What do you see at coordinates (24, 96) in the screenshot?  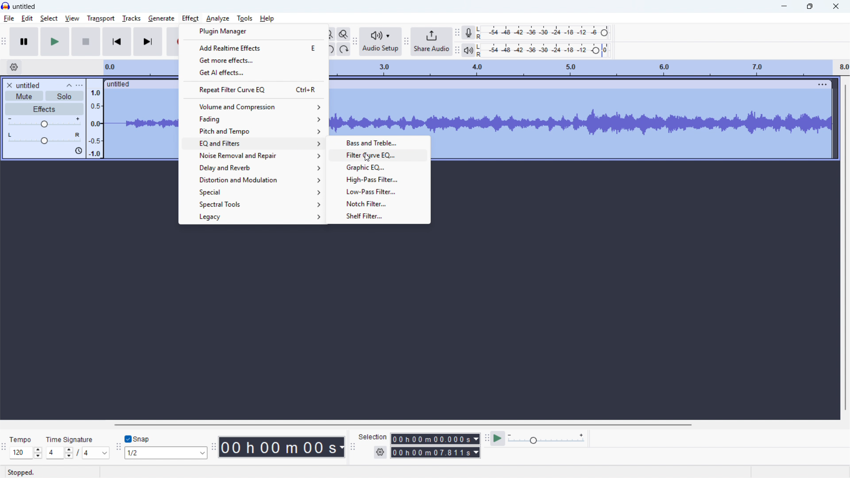 I see `mute` at bounding box center [24, 96].